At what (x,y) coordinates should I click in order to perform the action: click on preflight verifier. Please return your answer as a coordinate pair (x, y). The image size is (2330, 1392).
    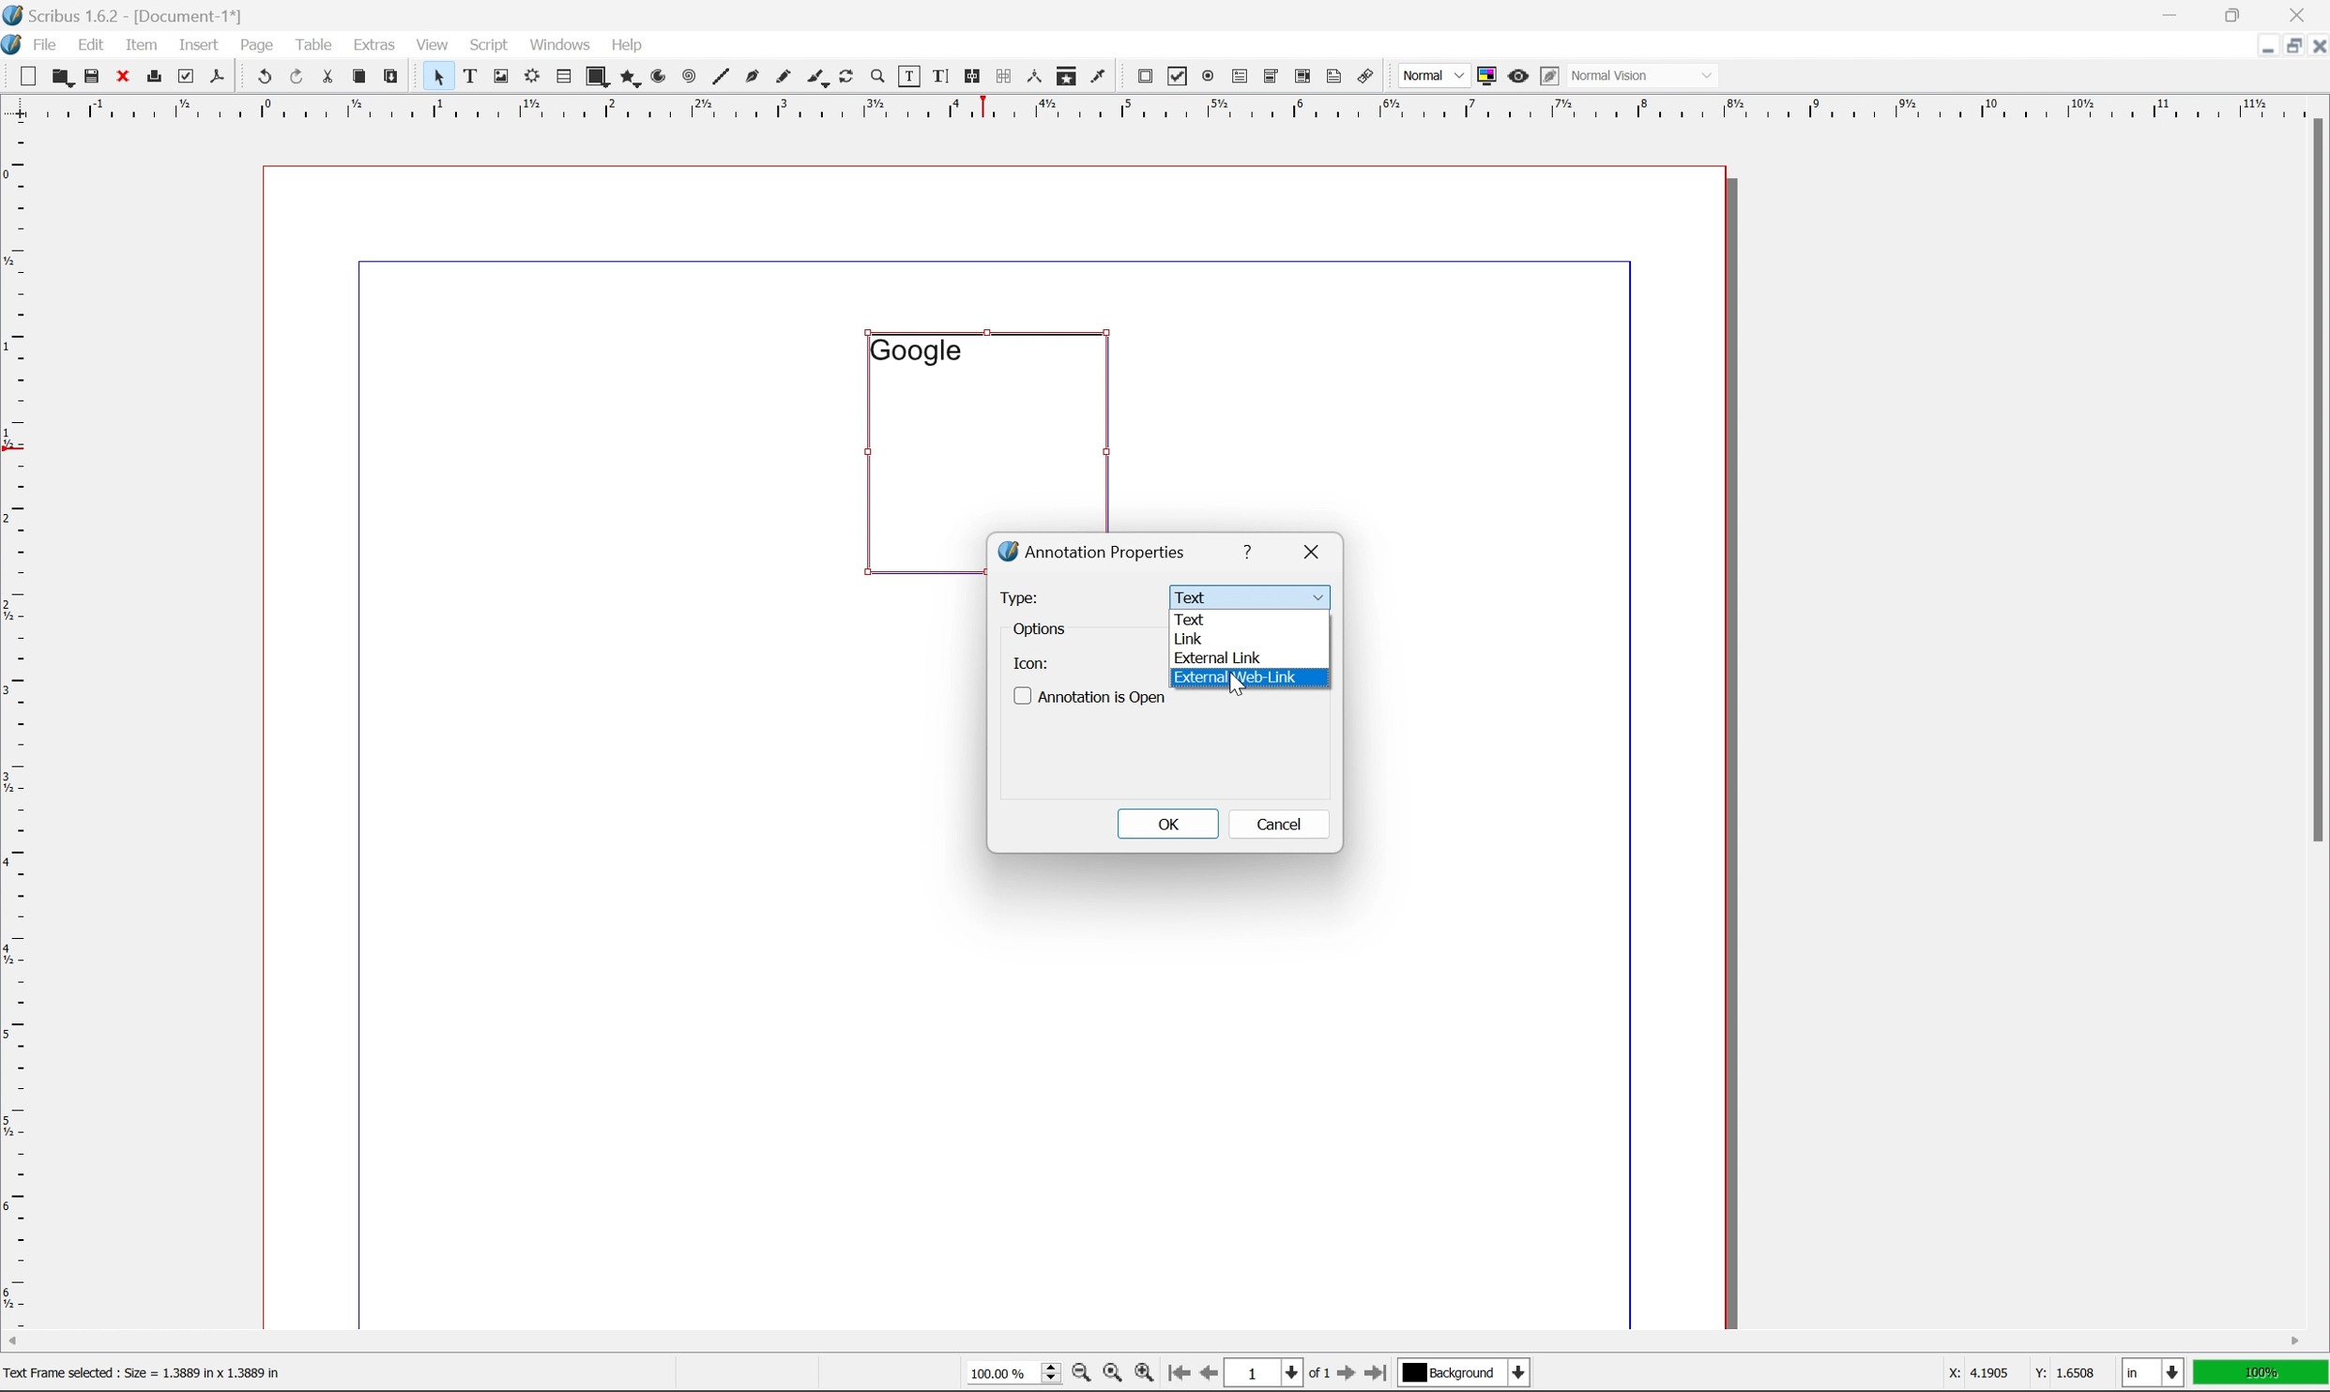
    Looking at the image, I should click on (187, 75).